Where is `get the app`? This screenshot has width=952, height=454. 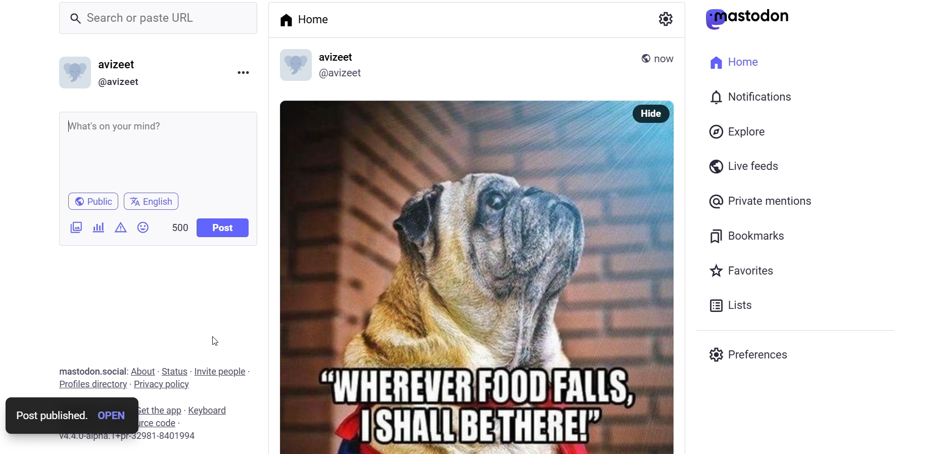 get the app is located at coordinates (158, 411).